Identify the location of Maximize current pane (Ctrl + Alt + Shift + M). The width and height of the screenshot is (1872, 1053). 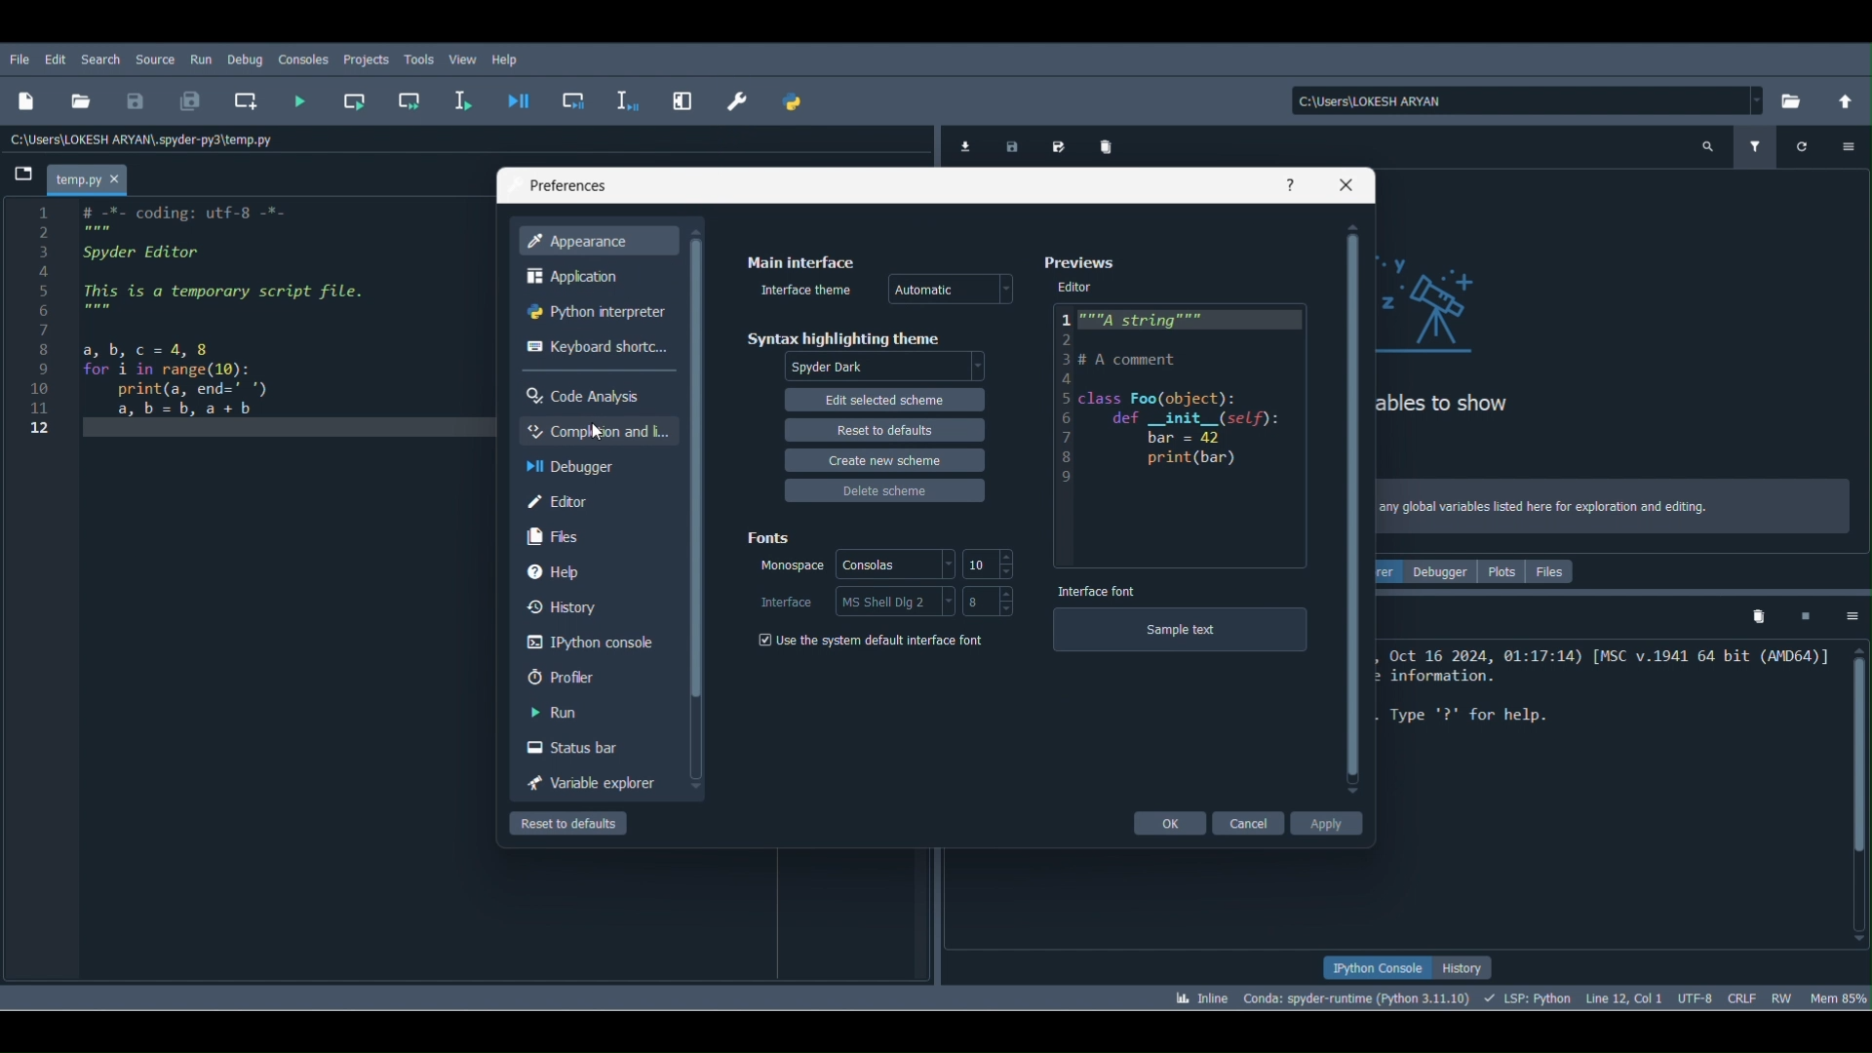
(689, 102).